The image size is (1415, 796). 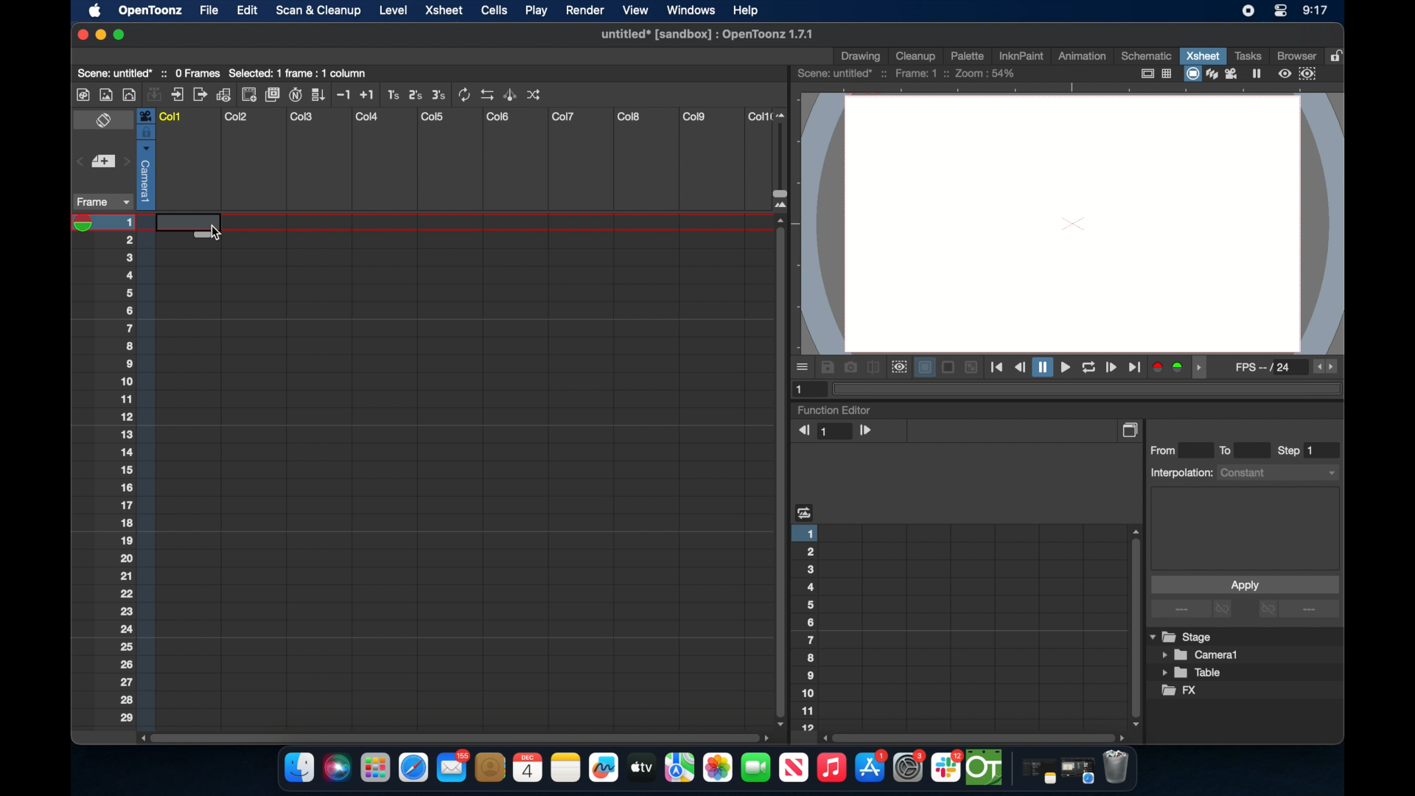 I want to click on canvas, so click(x=1072, y=223).